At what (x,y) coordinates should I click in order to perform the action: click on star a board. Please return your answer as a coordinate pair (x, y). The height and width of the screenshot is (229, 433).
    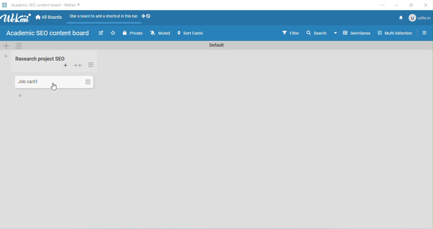
    Looking at the image, I should click on (114, 33).